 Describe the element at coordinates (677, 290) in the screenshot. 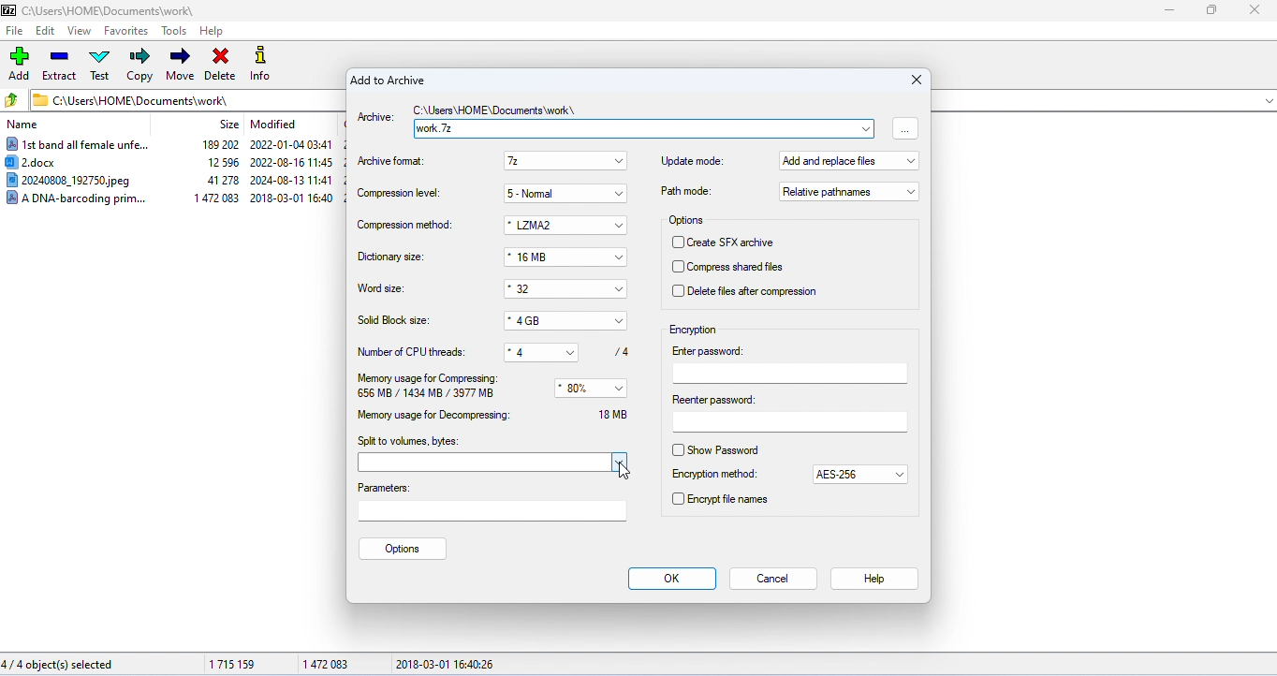

I see `checkbox` at that location.